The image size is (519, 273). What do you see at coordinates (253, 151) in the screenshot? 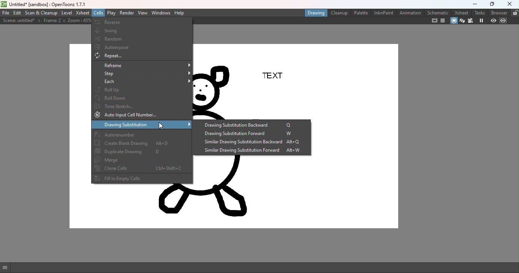
I see `Similar drawing substitution` at bounding box center [253, 151].